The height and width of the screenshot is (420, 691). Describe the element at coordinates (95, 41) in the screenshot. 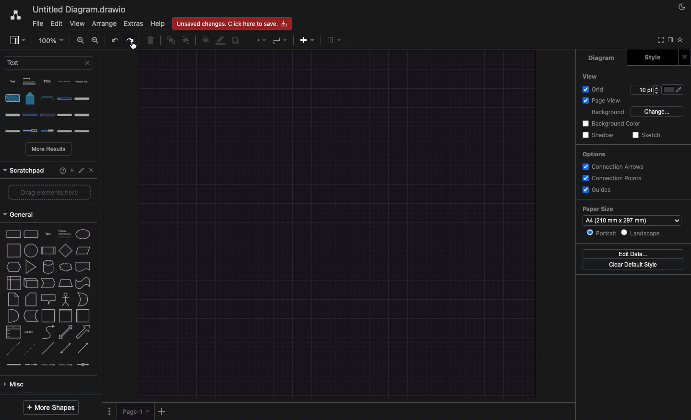

I see `Zoom out` at that location.